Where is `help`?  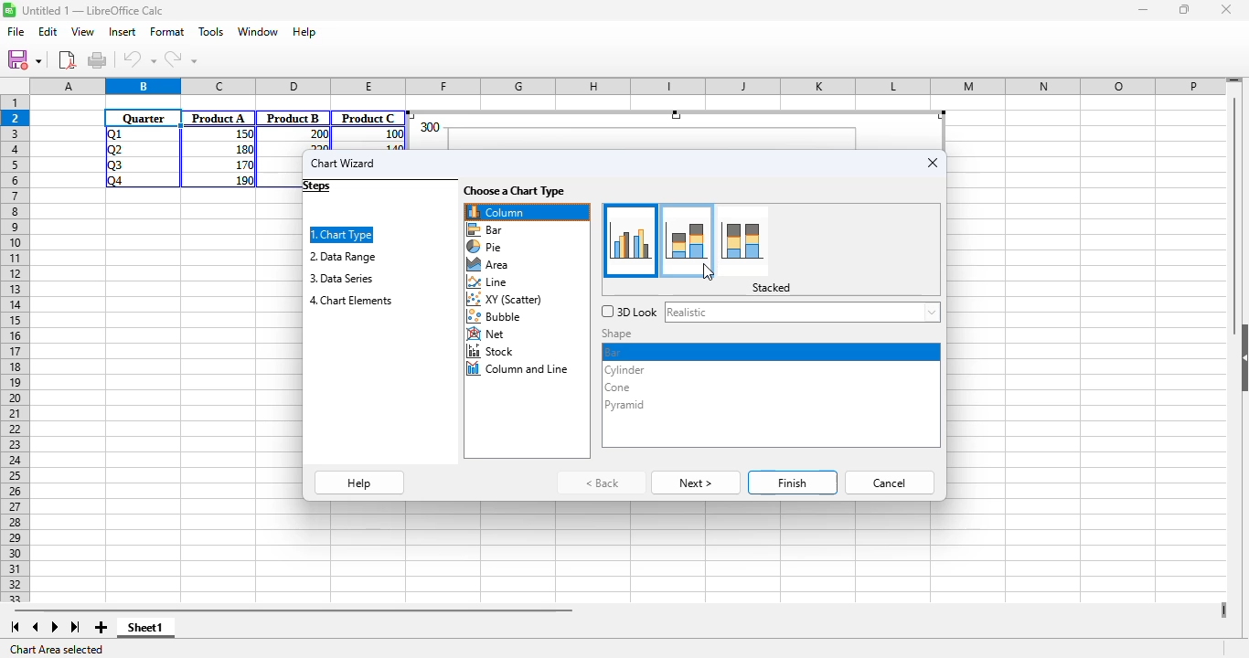
help is located at coordinates (360, 483).